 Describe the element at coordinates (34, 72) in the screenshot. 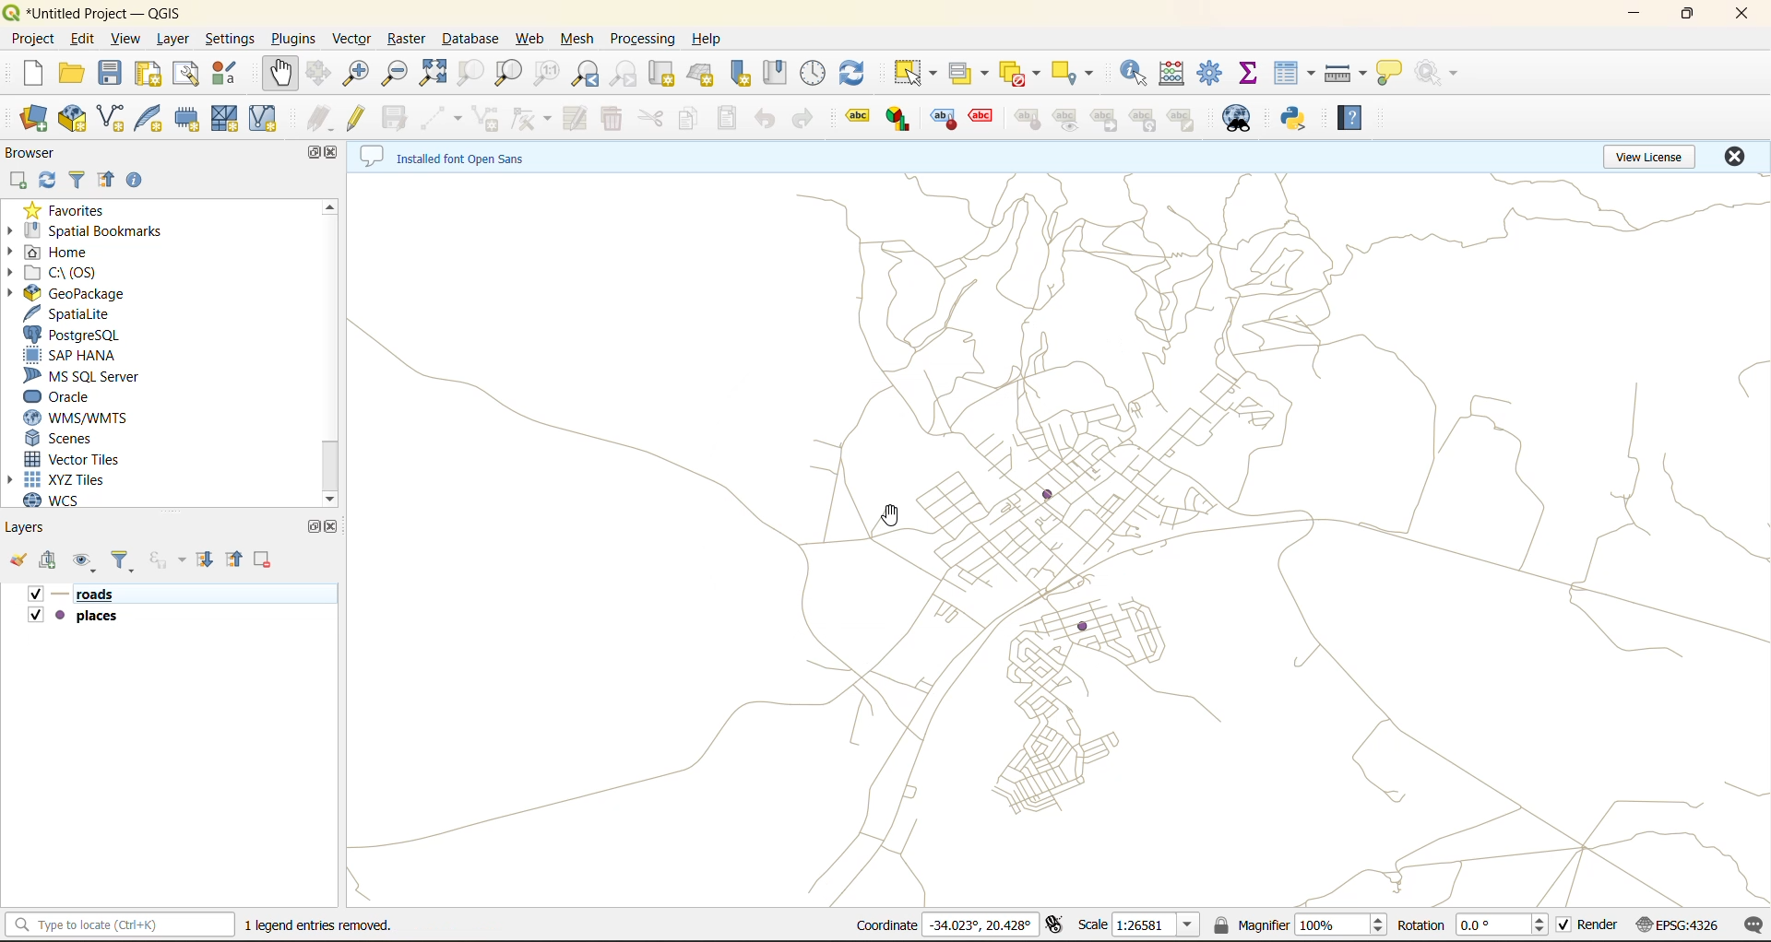

I see `new` at that location.